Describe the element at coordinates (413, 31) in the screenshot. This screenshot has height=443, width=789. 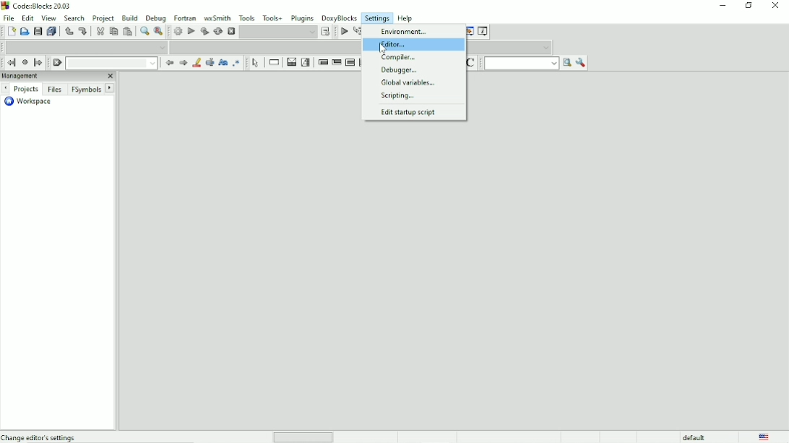
I see `Environment` at that location.